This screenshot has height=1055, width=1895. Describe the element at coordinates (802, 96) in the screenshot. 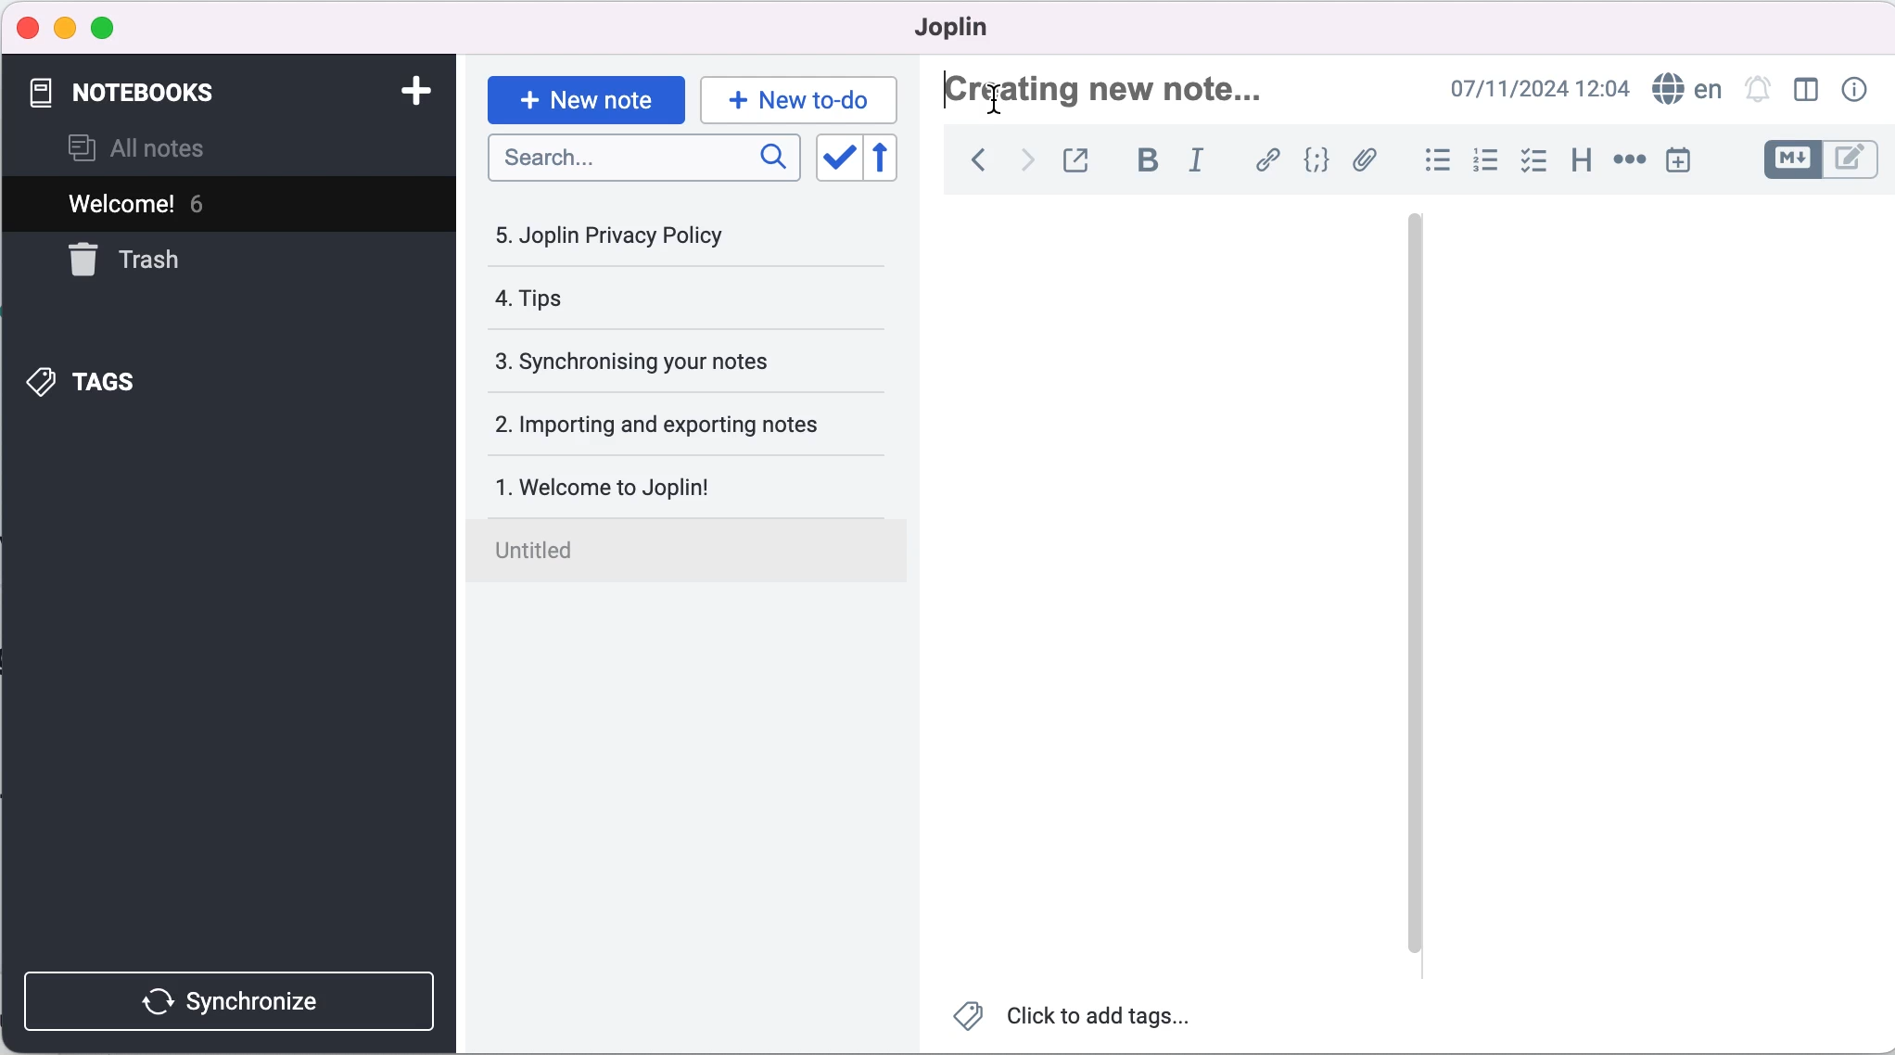

I see `new to-do` at that location.